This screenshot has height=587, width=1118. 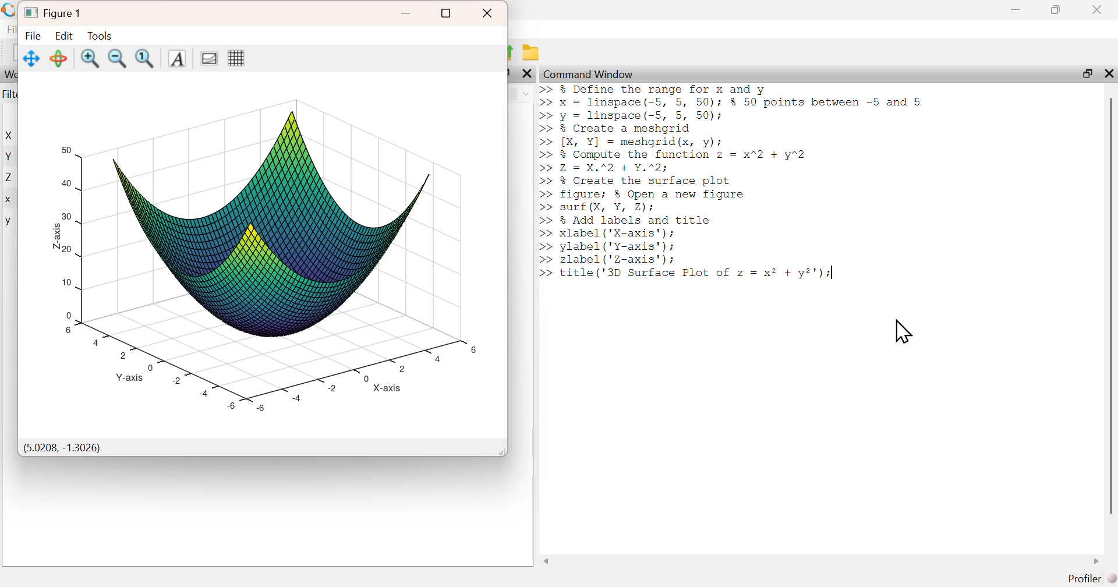 I want to click on >> % Define the range for x and y>> x = linspace(-5, 5, 50); % 50 points between -5 and 5>> y = linspace(-5, 5, 50):>> % Create a meshgrid>> [X, Y] = meshgrid(x, y):>> % Compute the function z = x"2 + y"2>> Z = X."2 + Y.2;>> % Create the surface plot>> figure; % Open a new figure>> surf (X, Y, Z):>> % Add labels and title>> xlabel ('X-axis');>> ylabel ('Y-axis');>> zlabel('Z-axis'):>> title('3D Surface Plot of z = x? + v2), so click(x=738, y=186).